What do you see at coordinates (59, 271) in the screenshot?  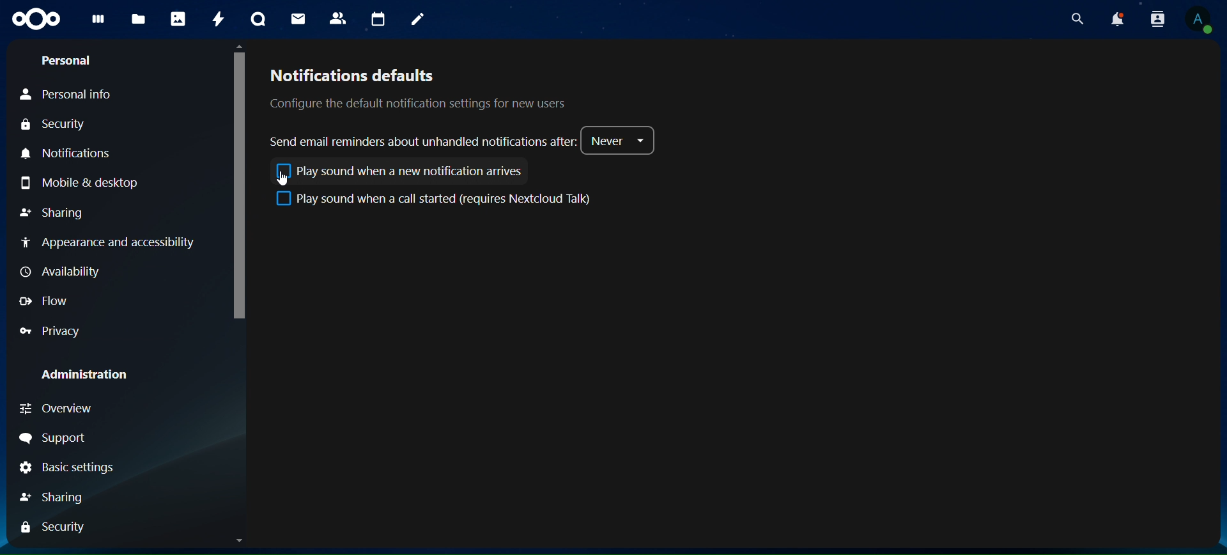 I see `Availability` at bounding box center [59, 271].